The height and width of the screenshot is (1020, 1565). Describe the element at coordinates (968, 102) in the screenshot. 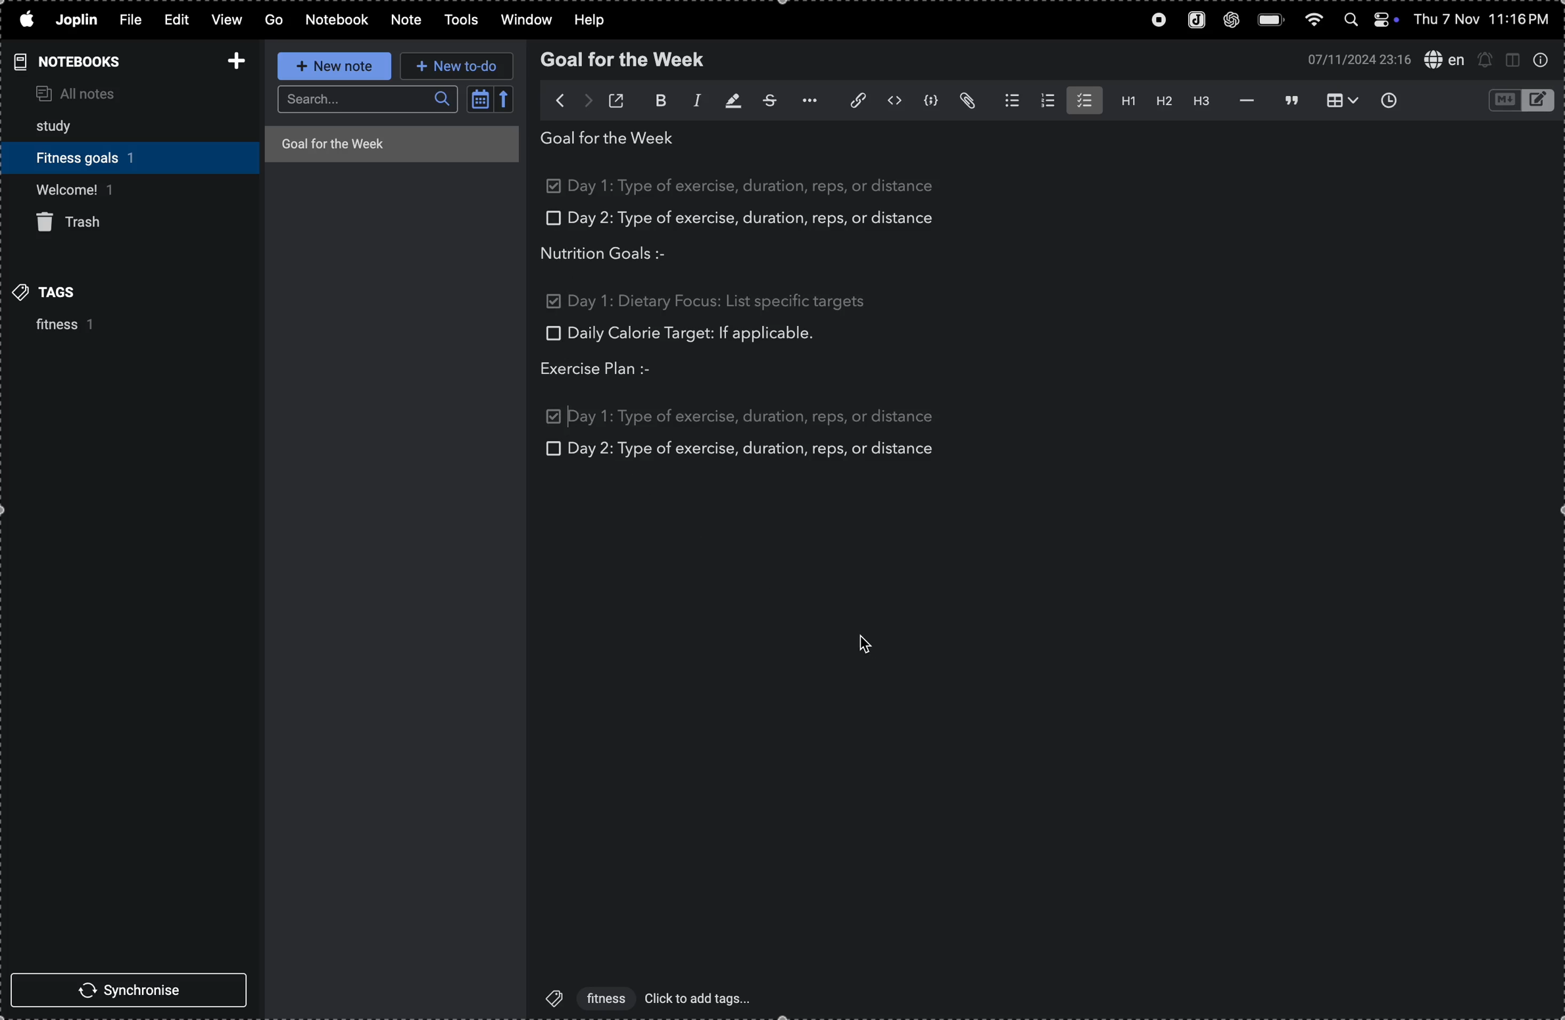

I see `attach file` at that location.